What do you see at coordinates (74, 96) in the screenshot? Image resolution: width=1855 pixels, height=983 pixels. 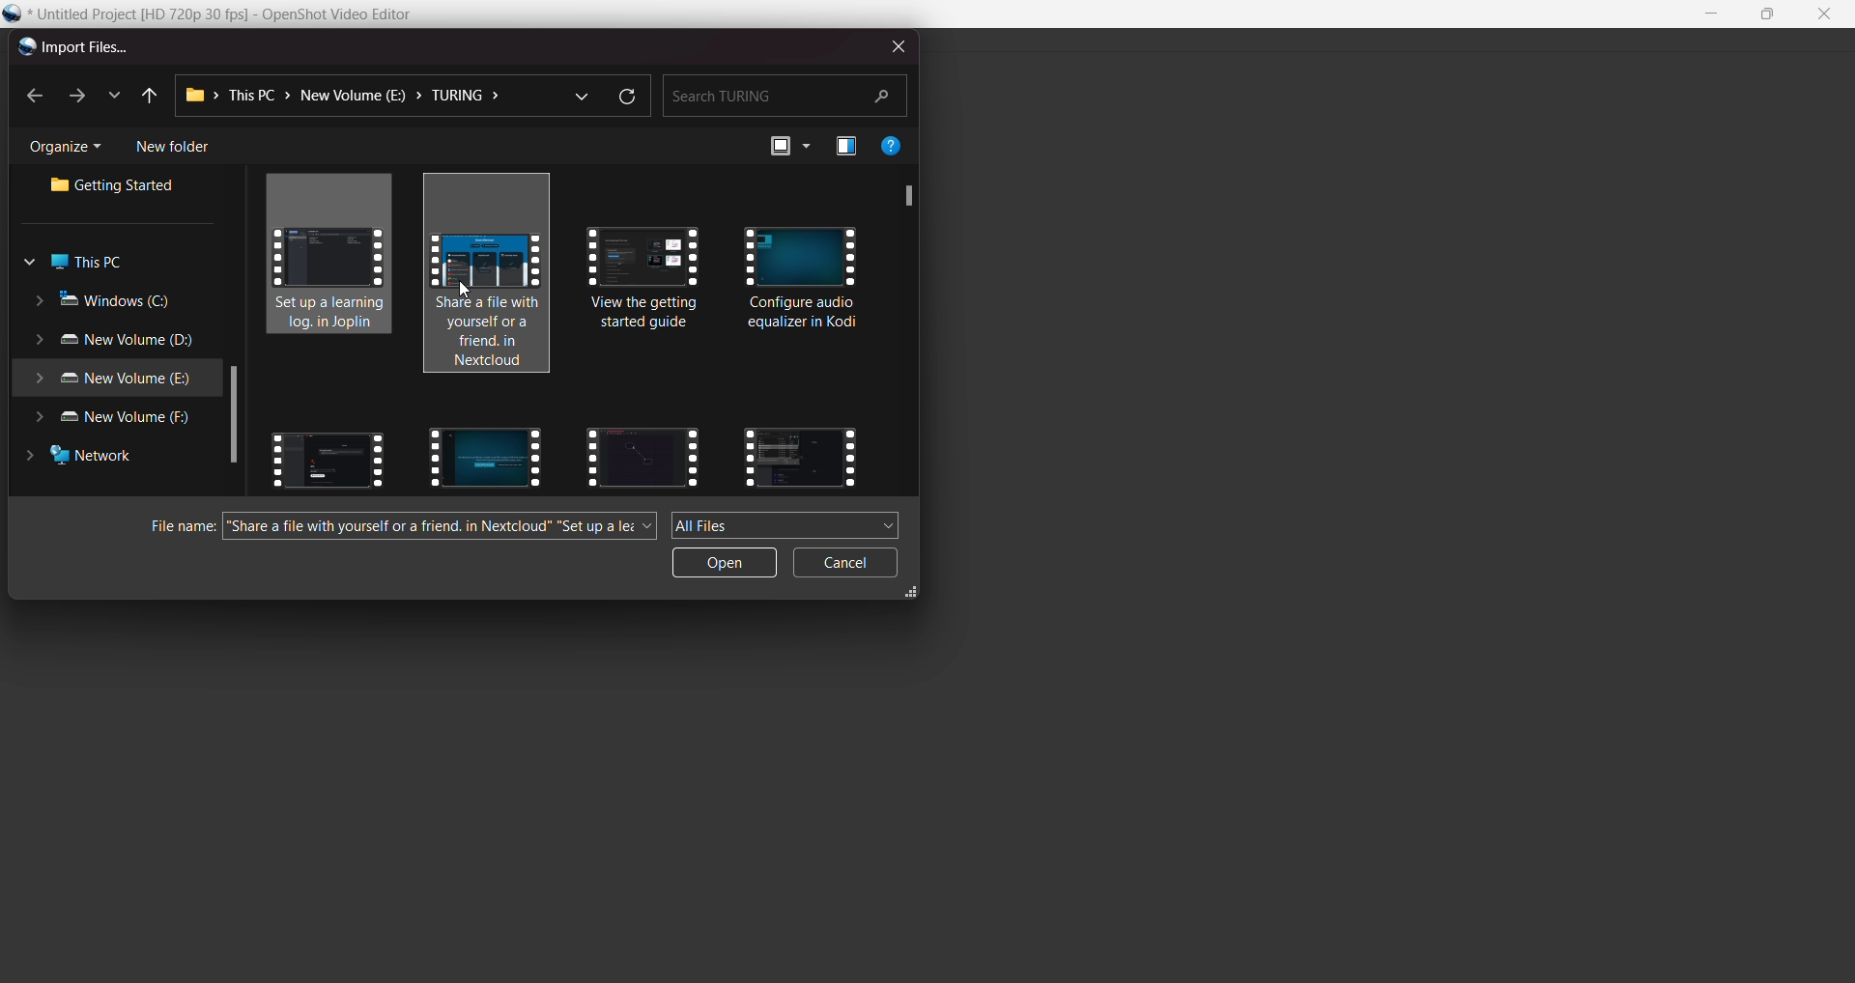 I see `next` at bounding box center [74, 96].